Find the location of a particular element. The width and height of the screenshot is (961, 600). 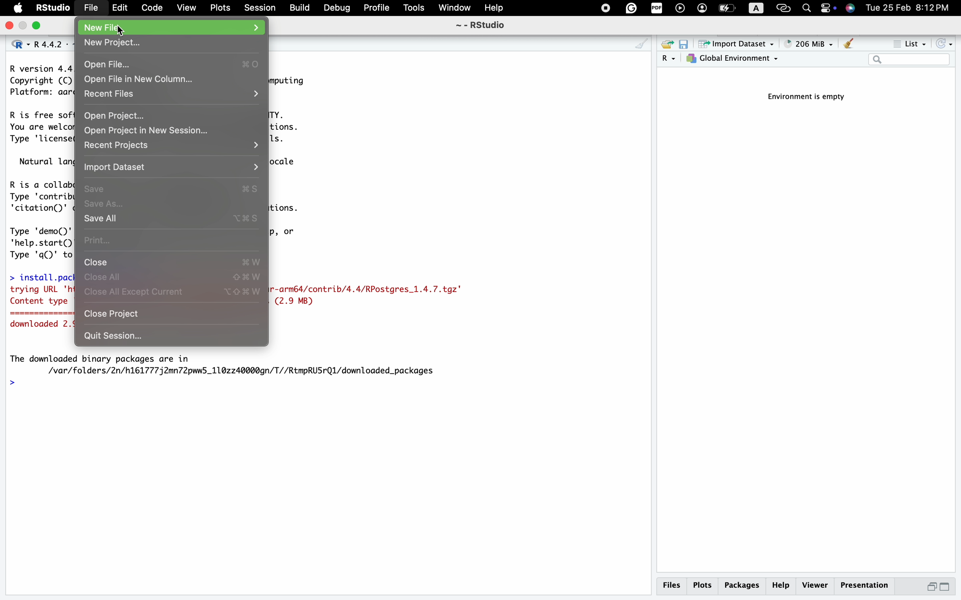

list is located at coordinates (908, 45).